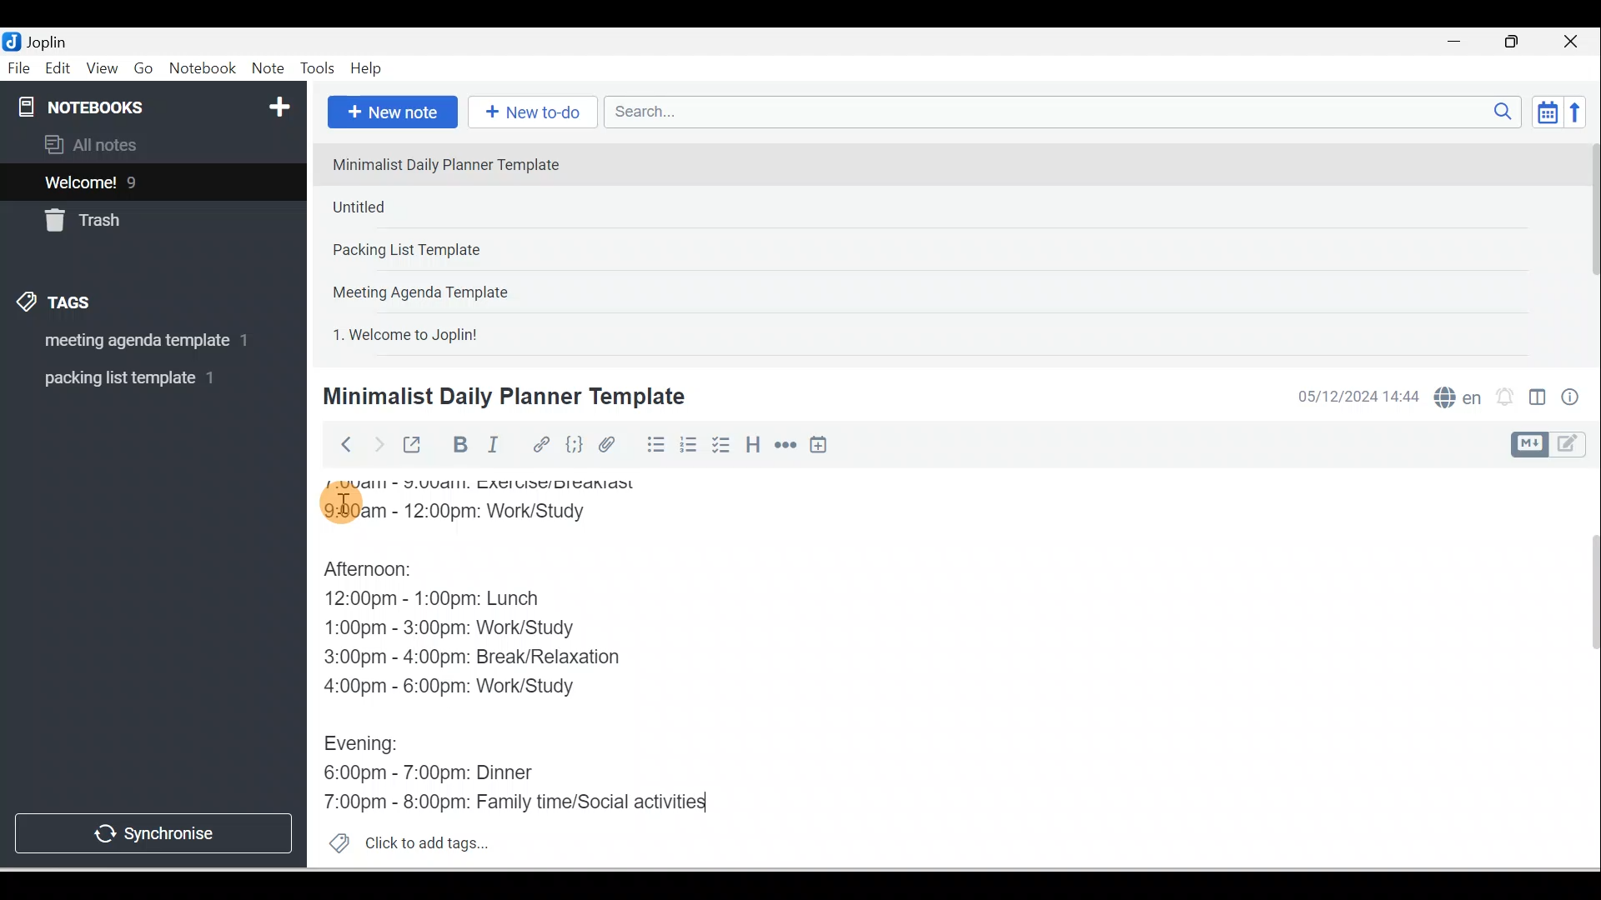 The image size is (1601, 900). Describe the element at coordinates (454, 601) in the screenshot. I see `12:00pm - 1:00pm: Lunch` at that location.